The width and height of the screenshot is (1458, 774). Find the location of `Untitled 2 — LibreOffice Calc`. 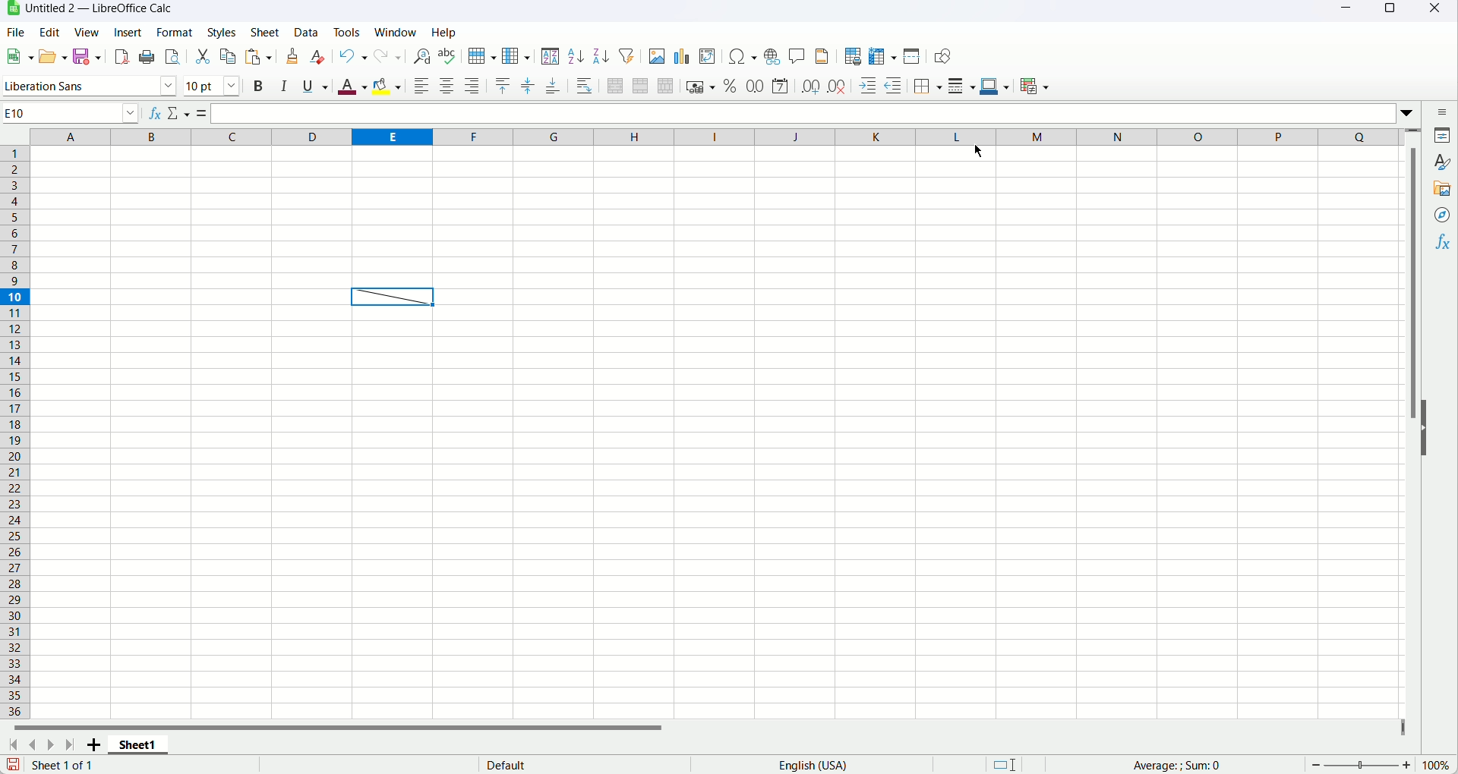

Untitled 2 — LibreOffice Calc is located at coordinates (99, 8).